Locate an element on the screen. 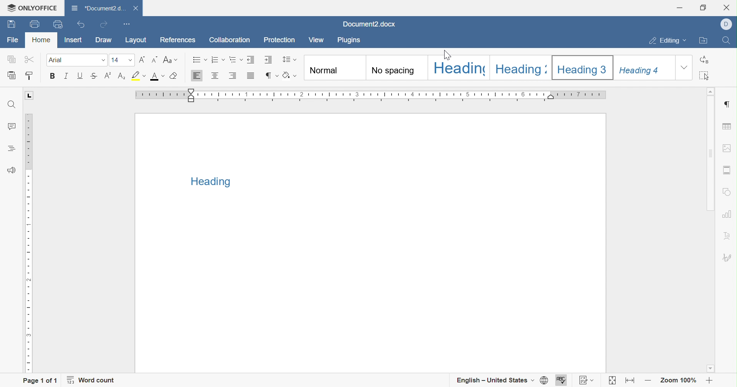 This screenshot has width=737, height=387. Clear is located at coordinates (172, 76).